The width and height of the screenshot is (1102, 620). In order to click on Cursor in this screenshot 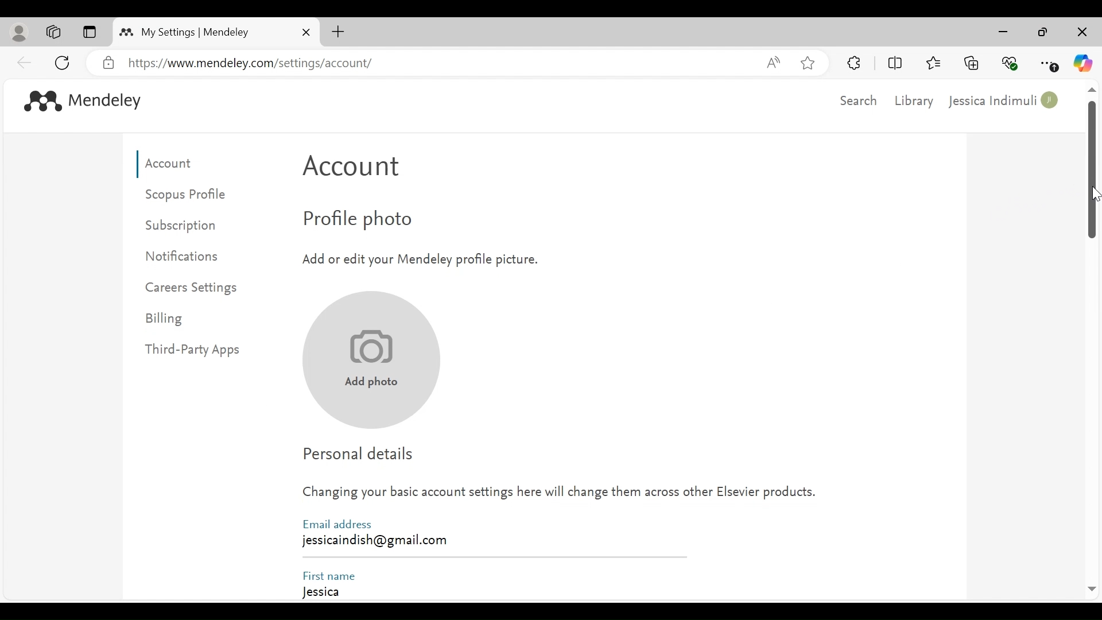, I will do `click(1095, 194)`.